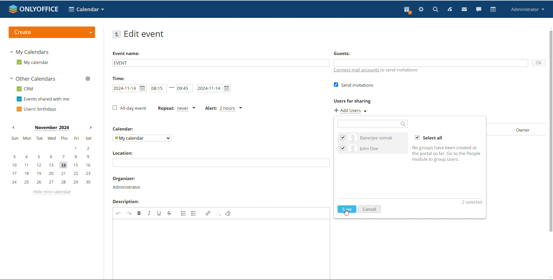 Image resolution: width=553 pixels, height=280 pixels. Describe the element at coordinates (34, 78) in the screenshot. I see `other calendars` at that location.